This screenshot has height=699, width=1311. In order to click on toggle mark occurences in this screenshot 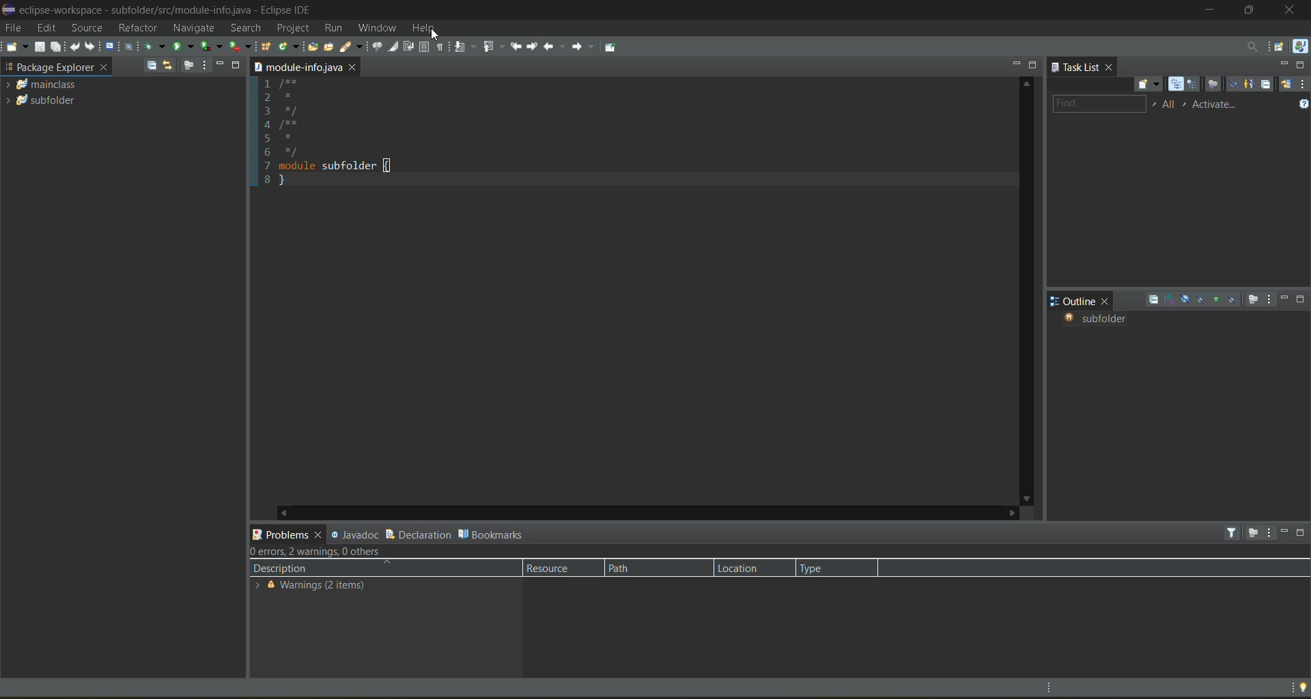, I will do `click(395, 47)`.